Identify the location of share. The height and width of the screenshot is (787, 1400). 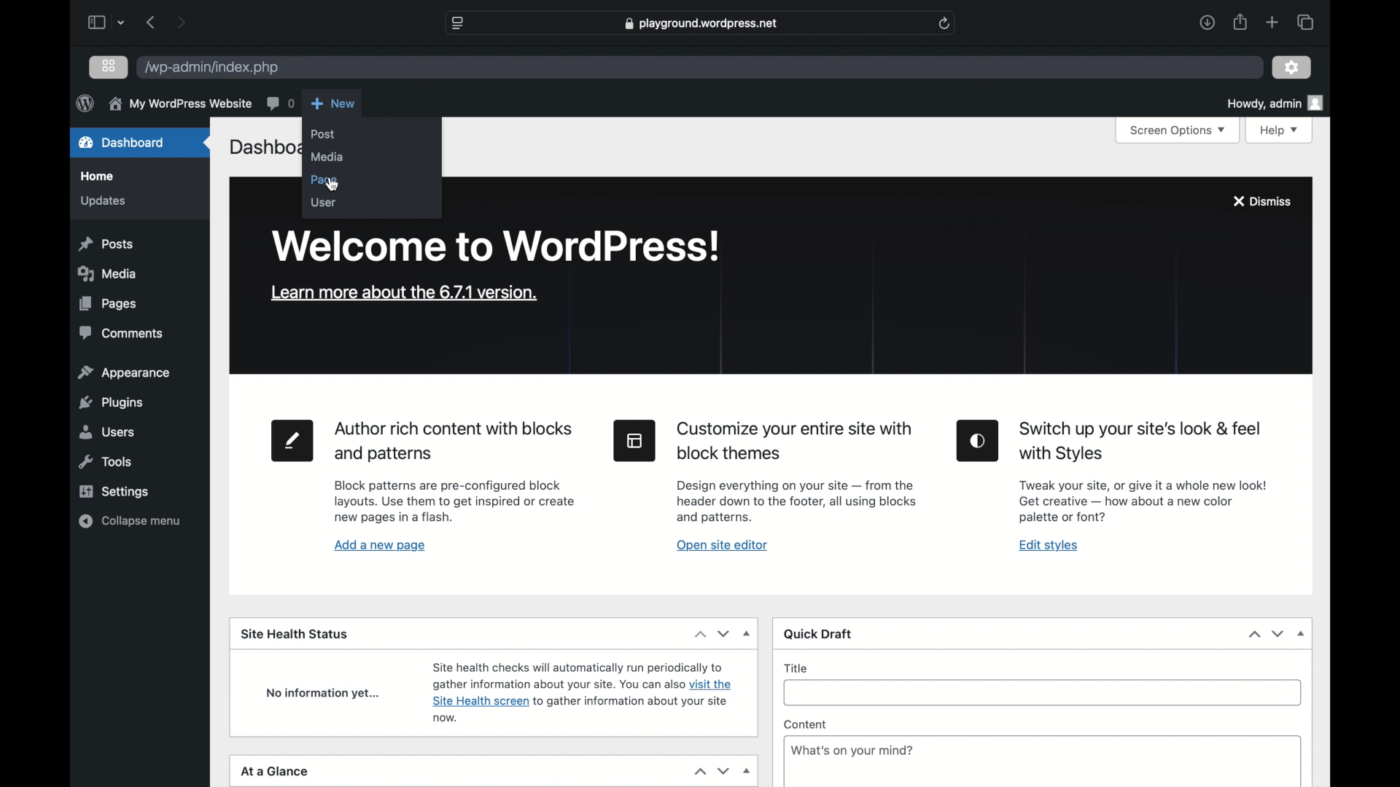
(1239, 23).